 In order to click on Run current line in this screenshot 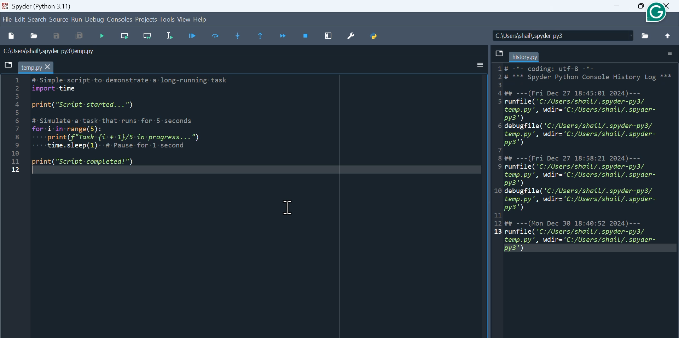, I will do `click(125, 37)`.